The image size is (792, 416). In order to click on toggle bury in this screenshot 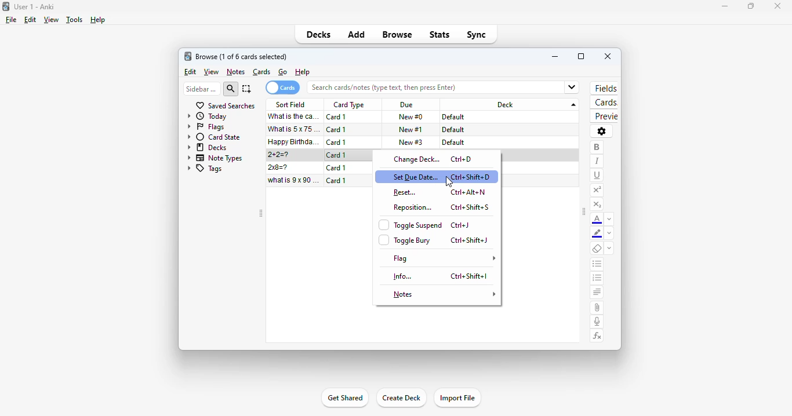, I will do `click(405, 240)`.